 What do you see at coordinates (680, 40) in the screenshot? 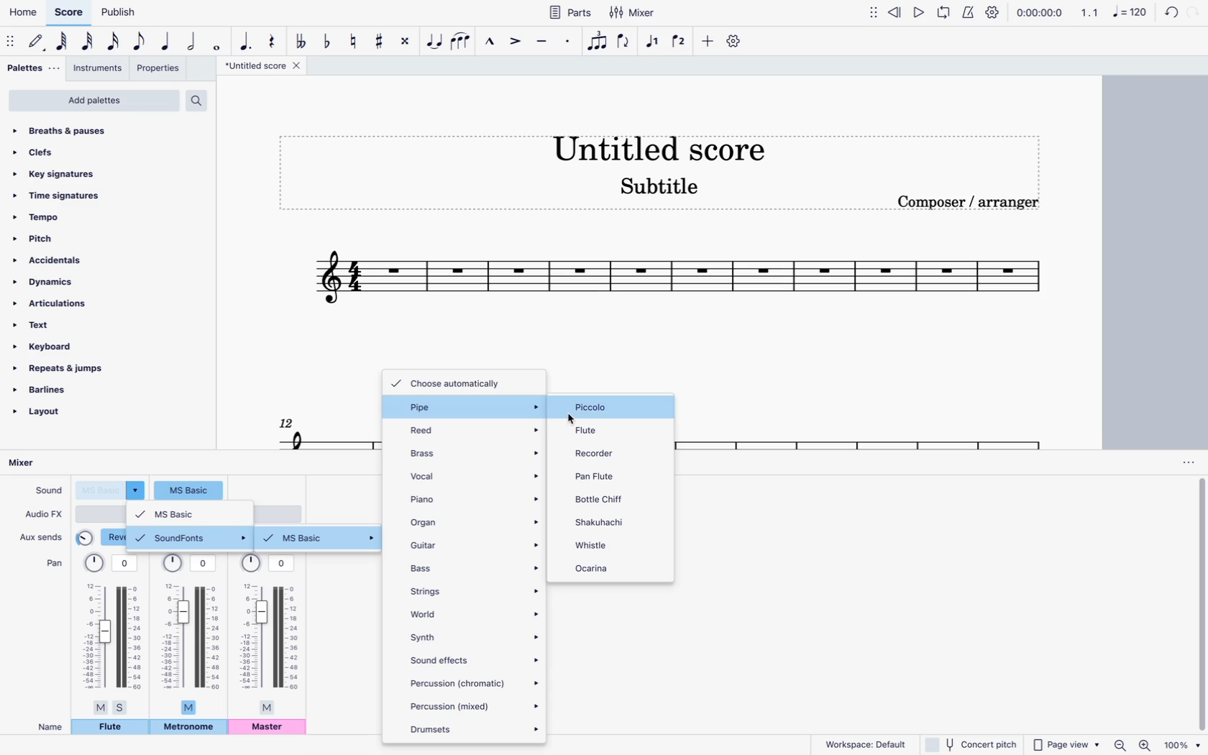
I see `voice 2` at bounding box center [680, 40].